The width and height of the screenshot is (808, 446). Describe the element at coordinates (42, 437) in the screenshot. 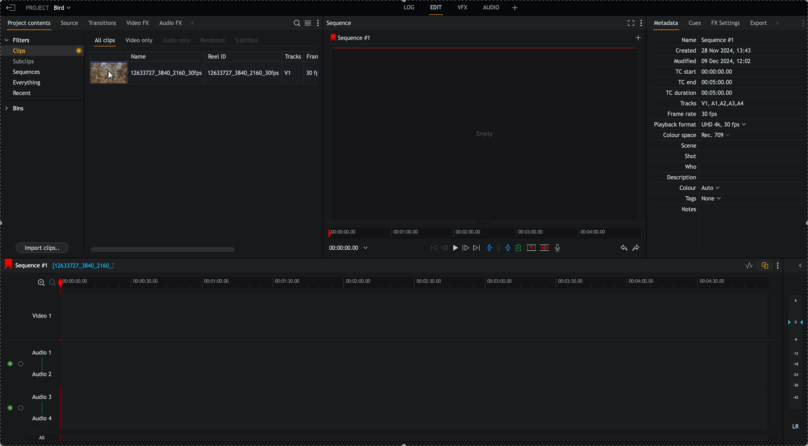

I see `all` at that location.